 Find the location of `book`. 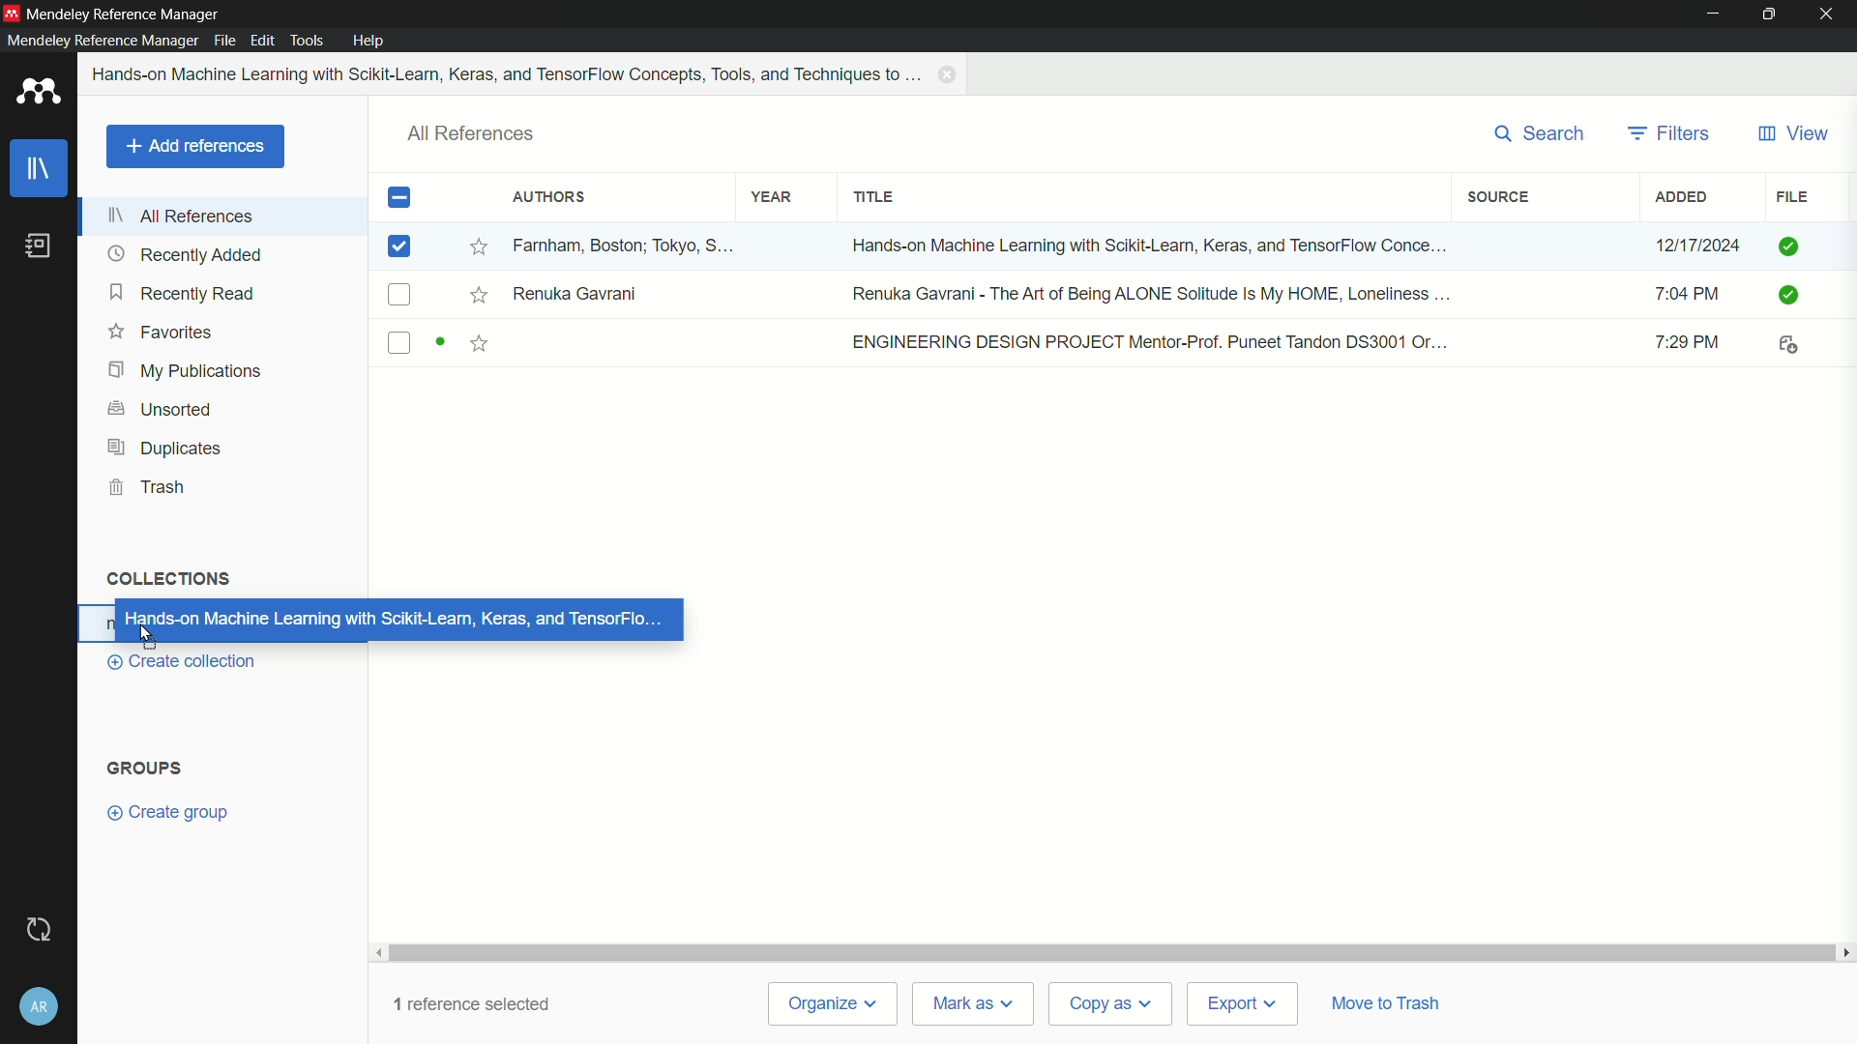

book is located at coordinates (38, 246).